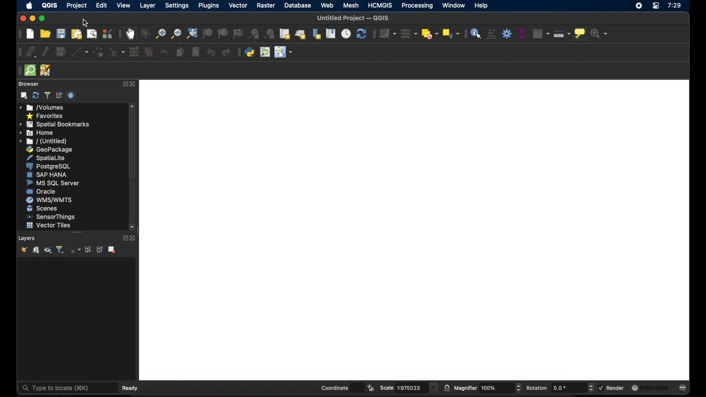  What do you see at coordinates (520, 388) in the screenshot?
I see `` at bounding box center [520, 388].